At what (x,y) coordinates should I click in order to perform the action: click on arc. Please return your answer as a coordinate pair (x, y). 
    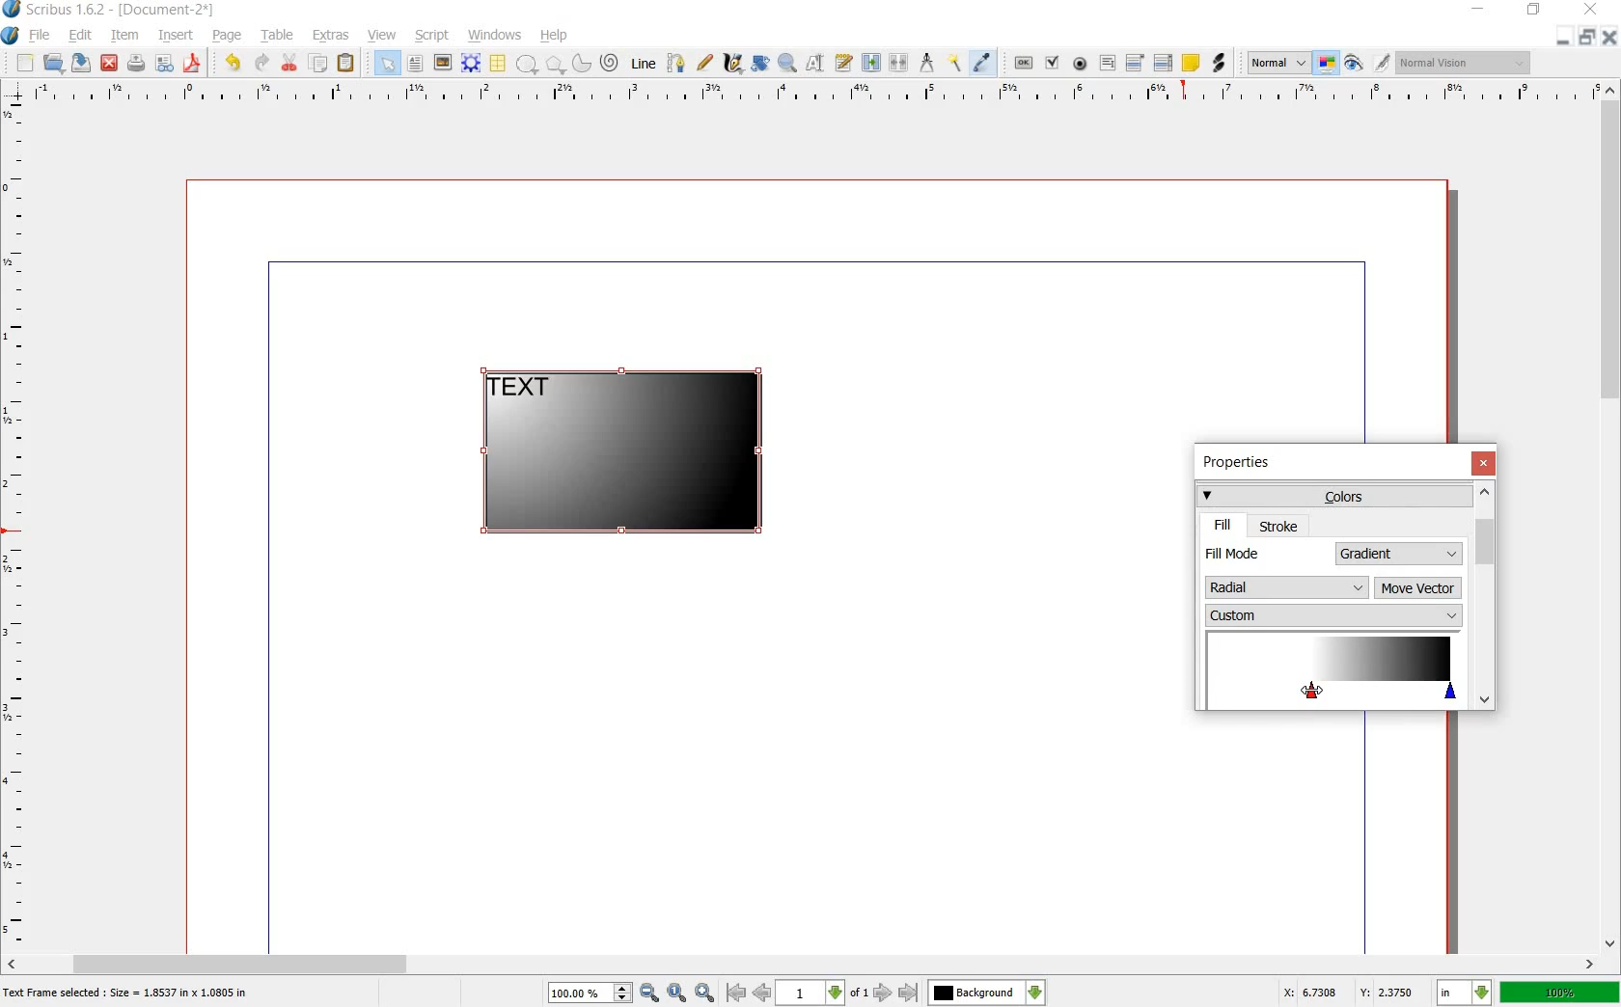
    Looking at the image, I should click on (580, 62).